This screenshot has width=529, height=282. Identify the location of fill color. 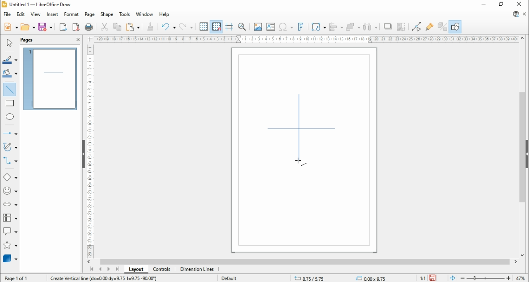
(10, 73).